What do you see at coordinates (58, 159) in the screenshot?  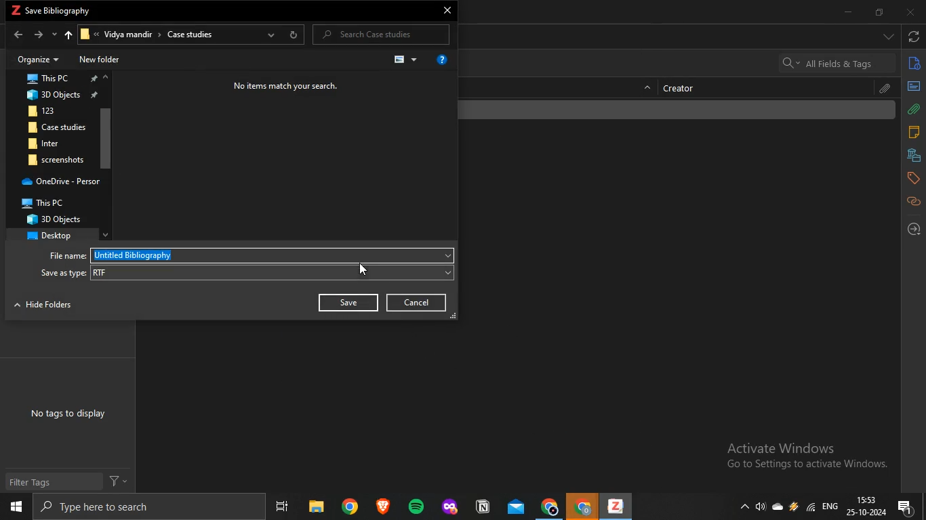 I see `screenshots` at bounding box center [58, 159].